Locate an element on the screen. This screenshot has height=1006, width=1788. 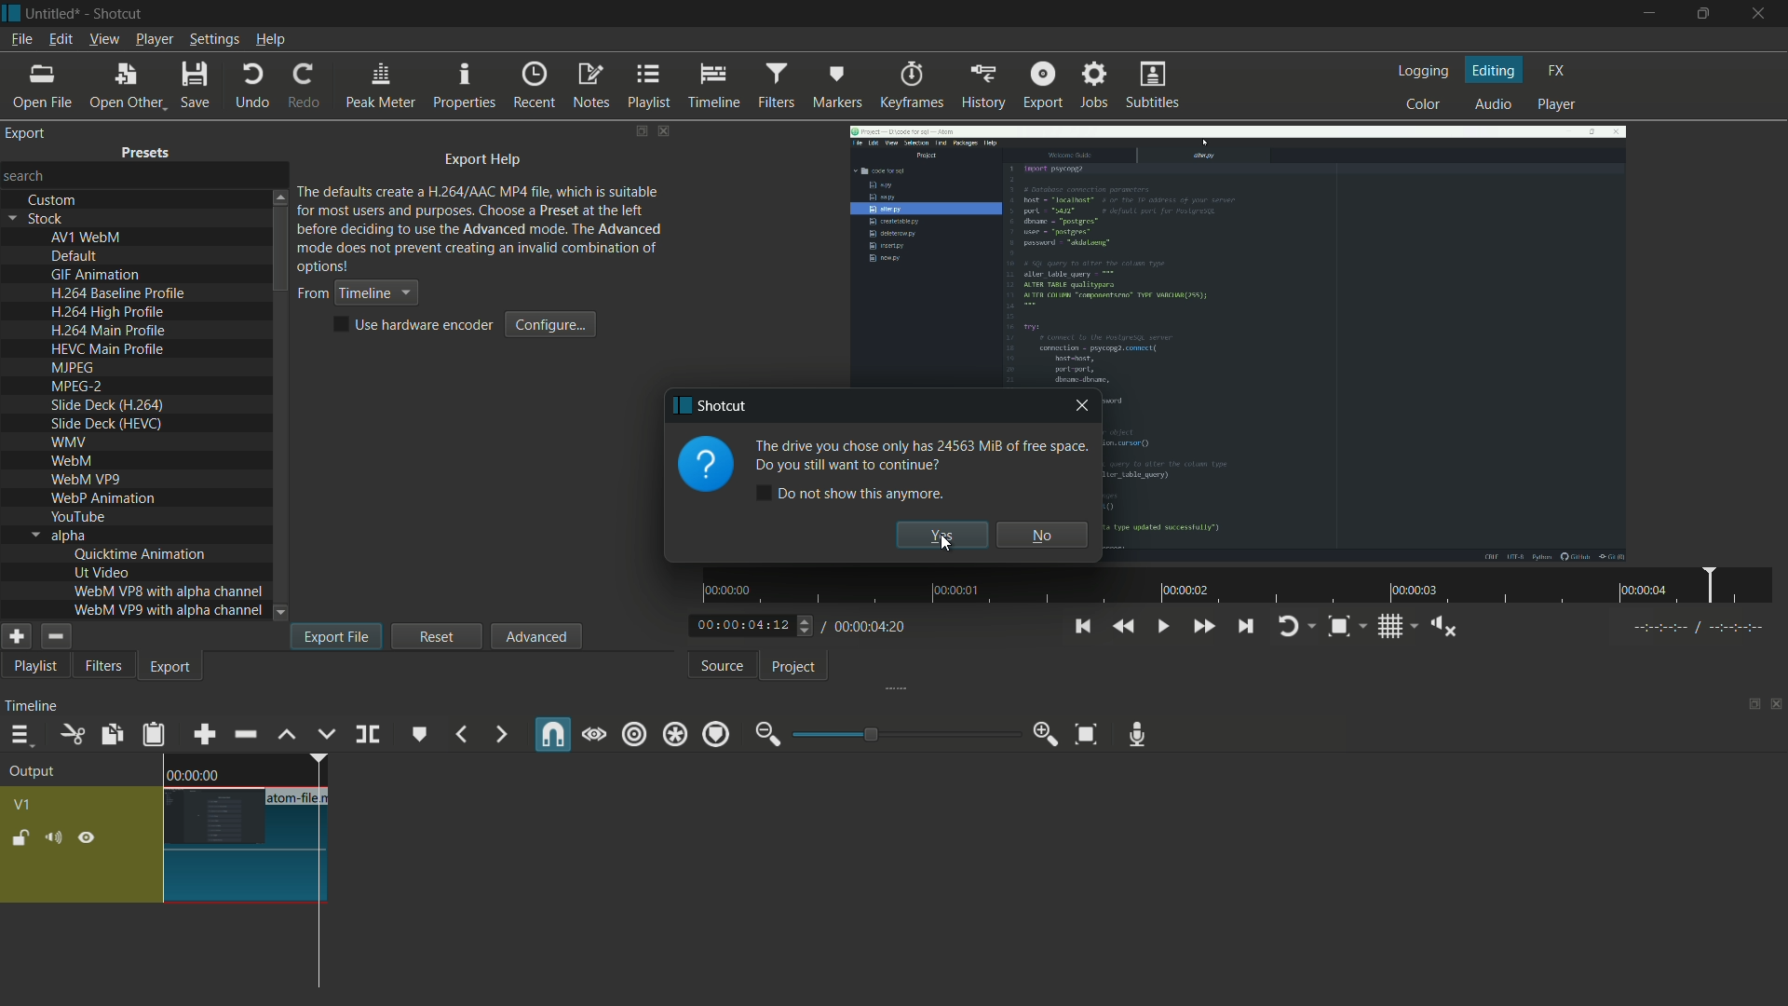
quickly play forward is located at coordinates (1204, 628).